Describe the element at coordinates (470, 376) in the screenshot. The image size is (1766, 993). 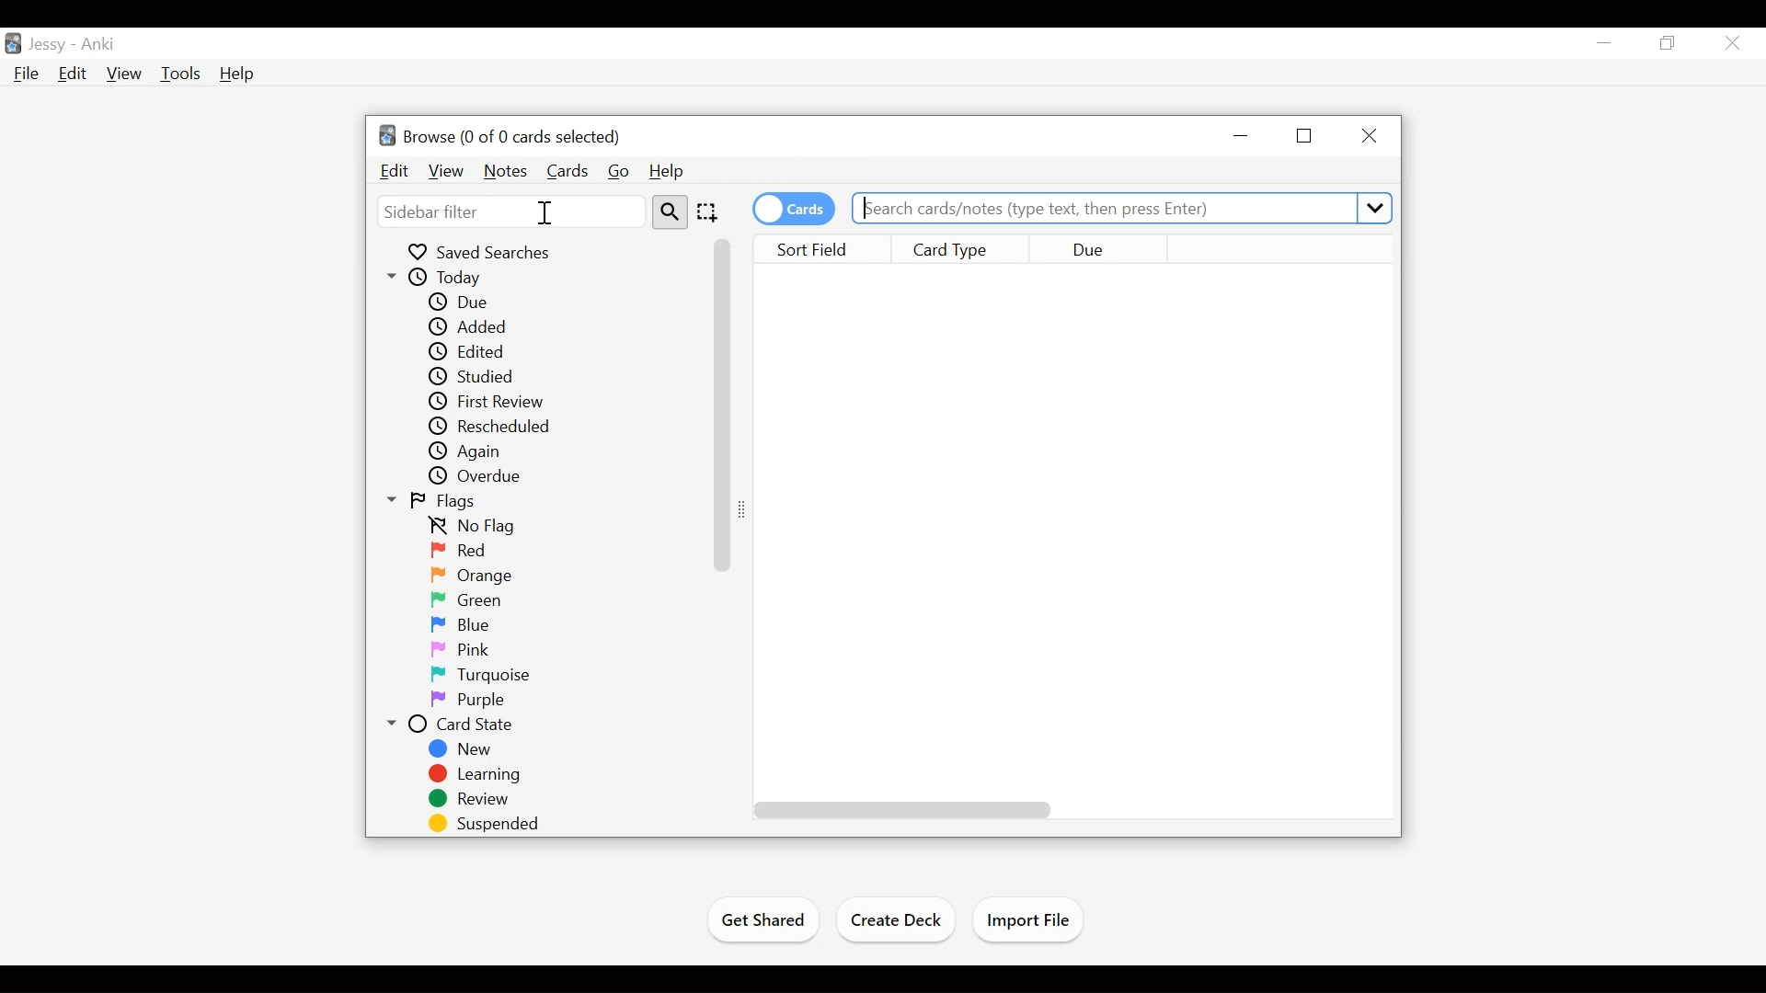
I see `Studied` at that location.